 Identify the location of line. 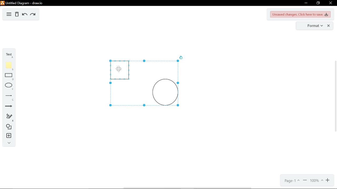
(8, 97).